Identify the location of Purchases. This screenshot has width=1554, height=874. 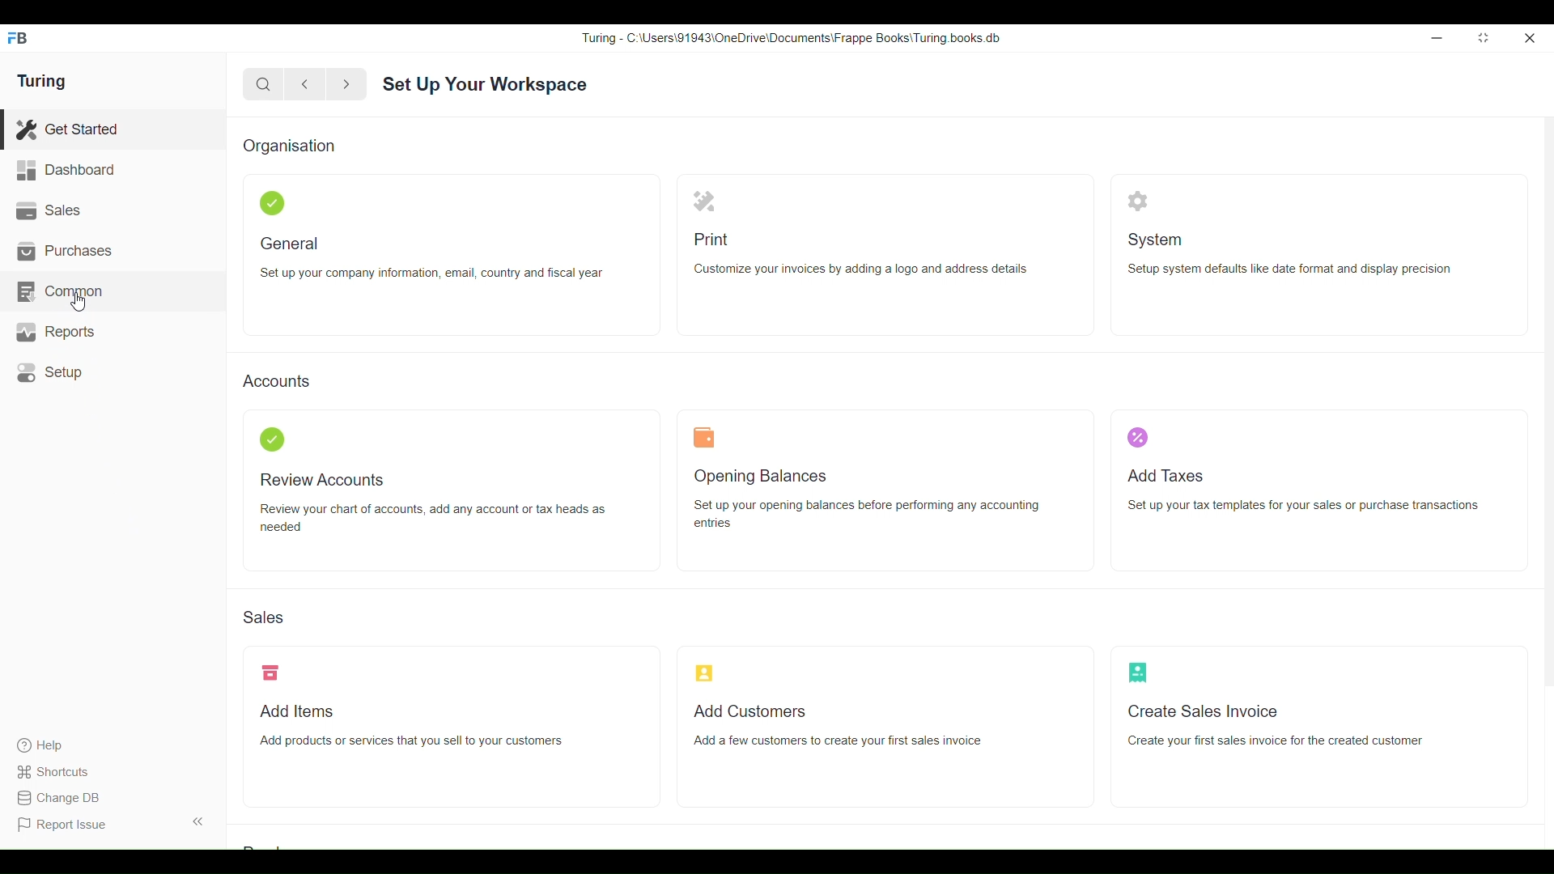
(113, 251).